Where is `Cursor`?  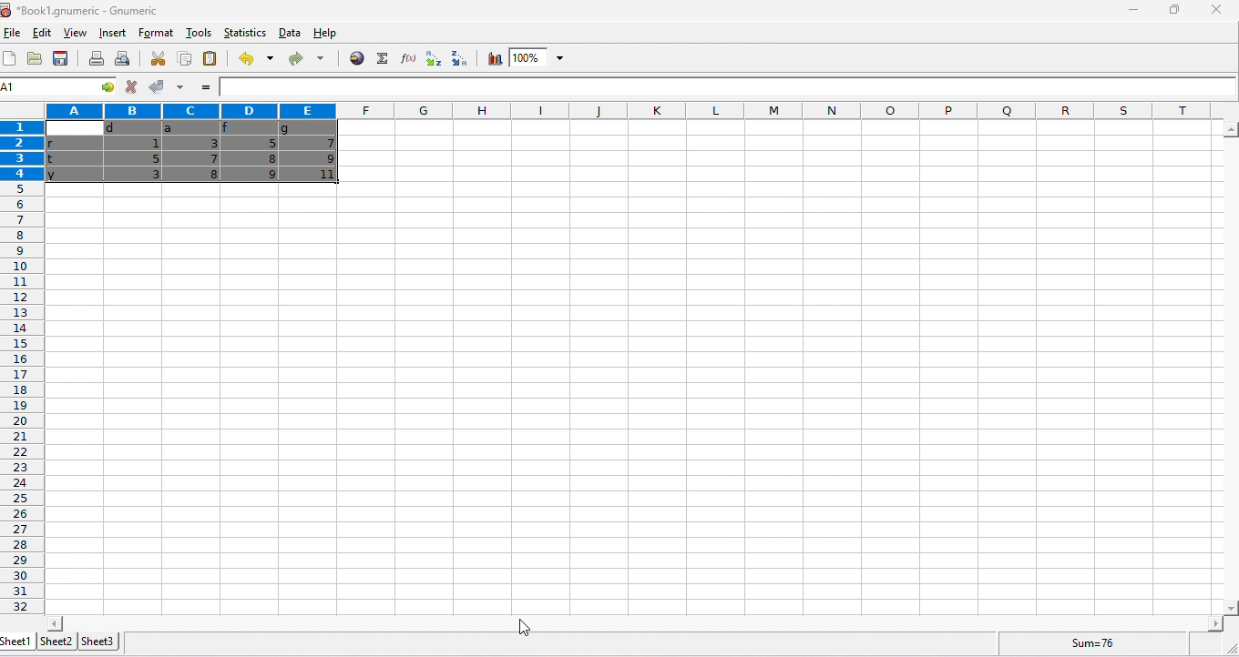 Cursor is located at coordinates (527, 630).